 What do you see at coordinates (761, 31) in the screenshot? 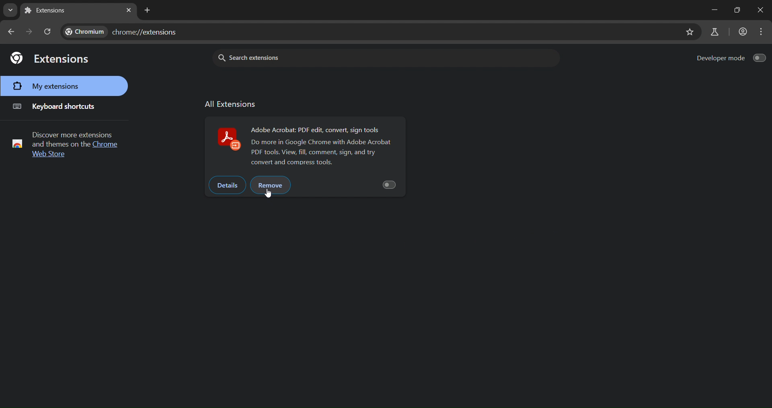
I see `menu` at bounding box center [761, 31].